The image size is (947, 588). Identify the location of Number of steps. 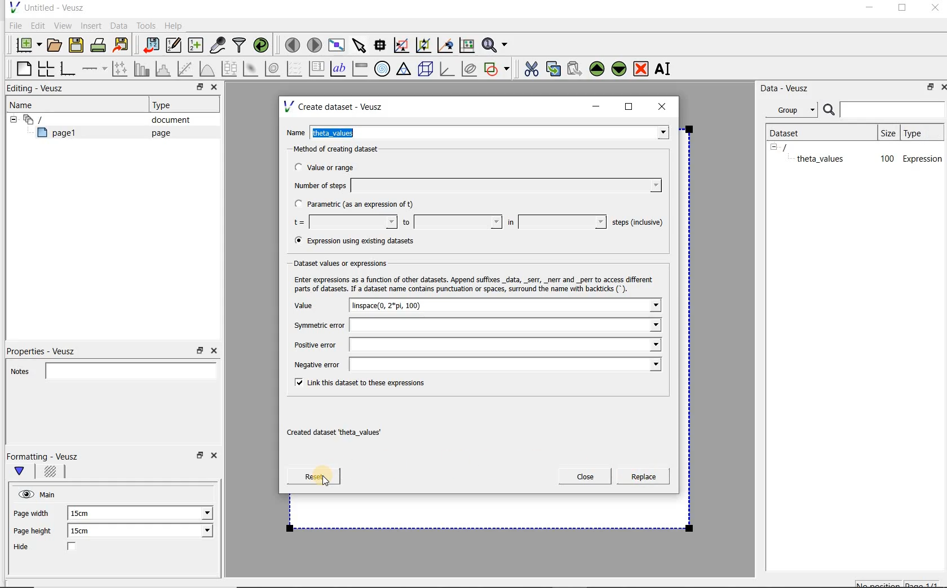
(474, 185).